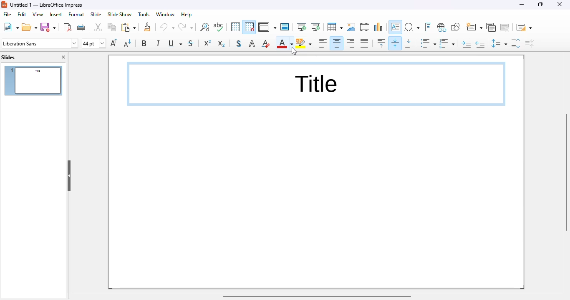 This screenshot has width=570, height=300. Describe the element at coordinates (219, 27) in the screenshot. I see `spelling` at that location.